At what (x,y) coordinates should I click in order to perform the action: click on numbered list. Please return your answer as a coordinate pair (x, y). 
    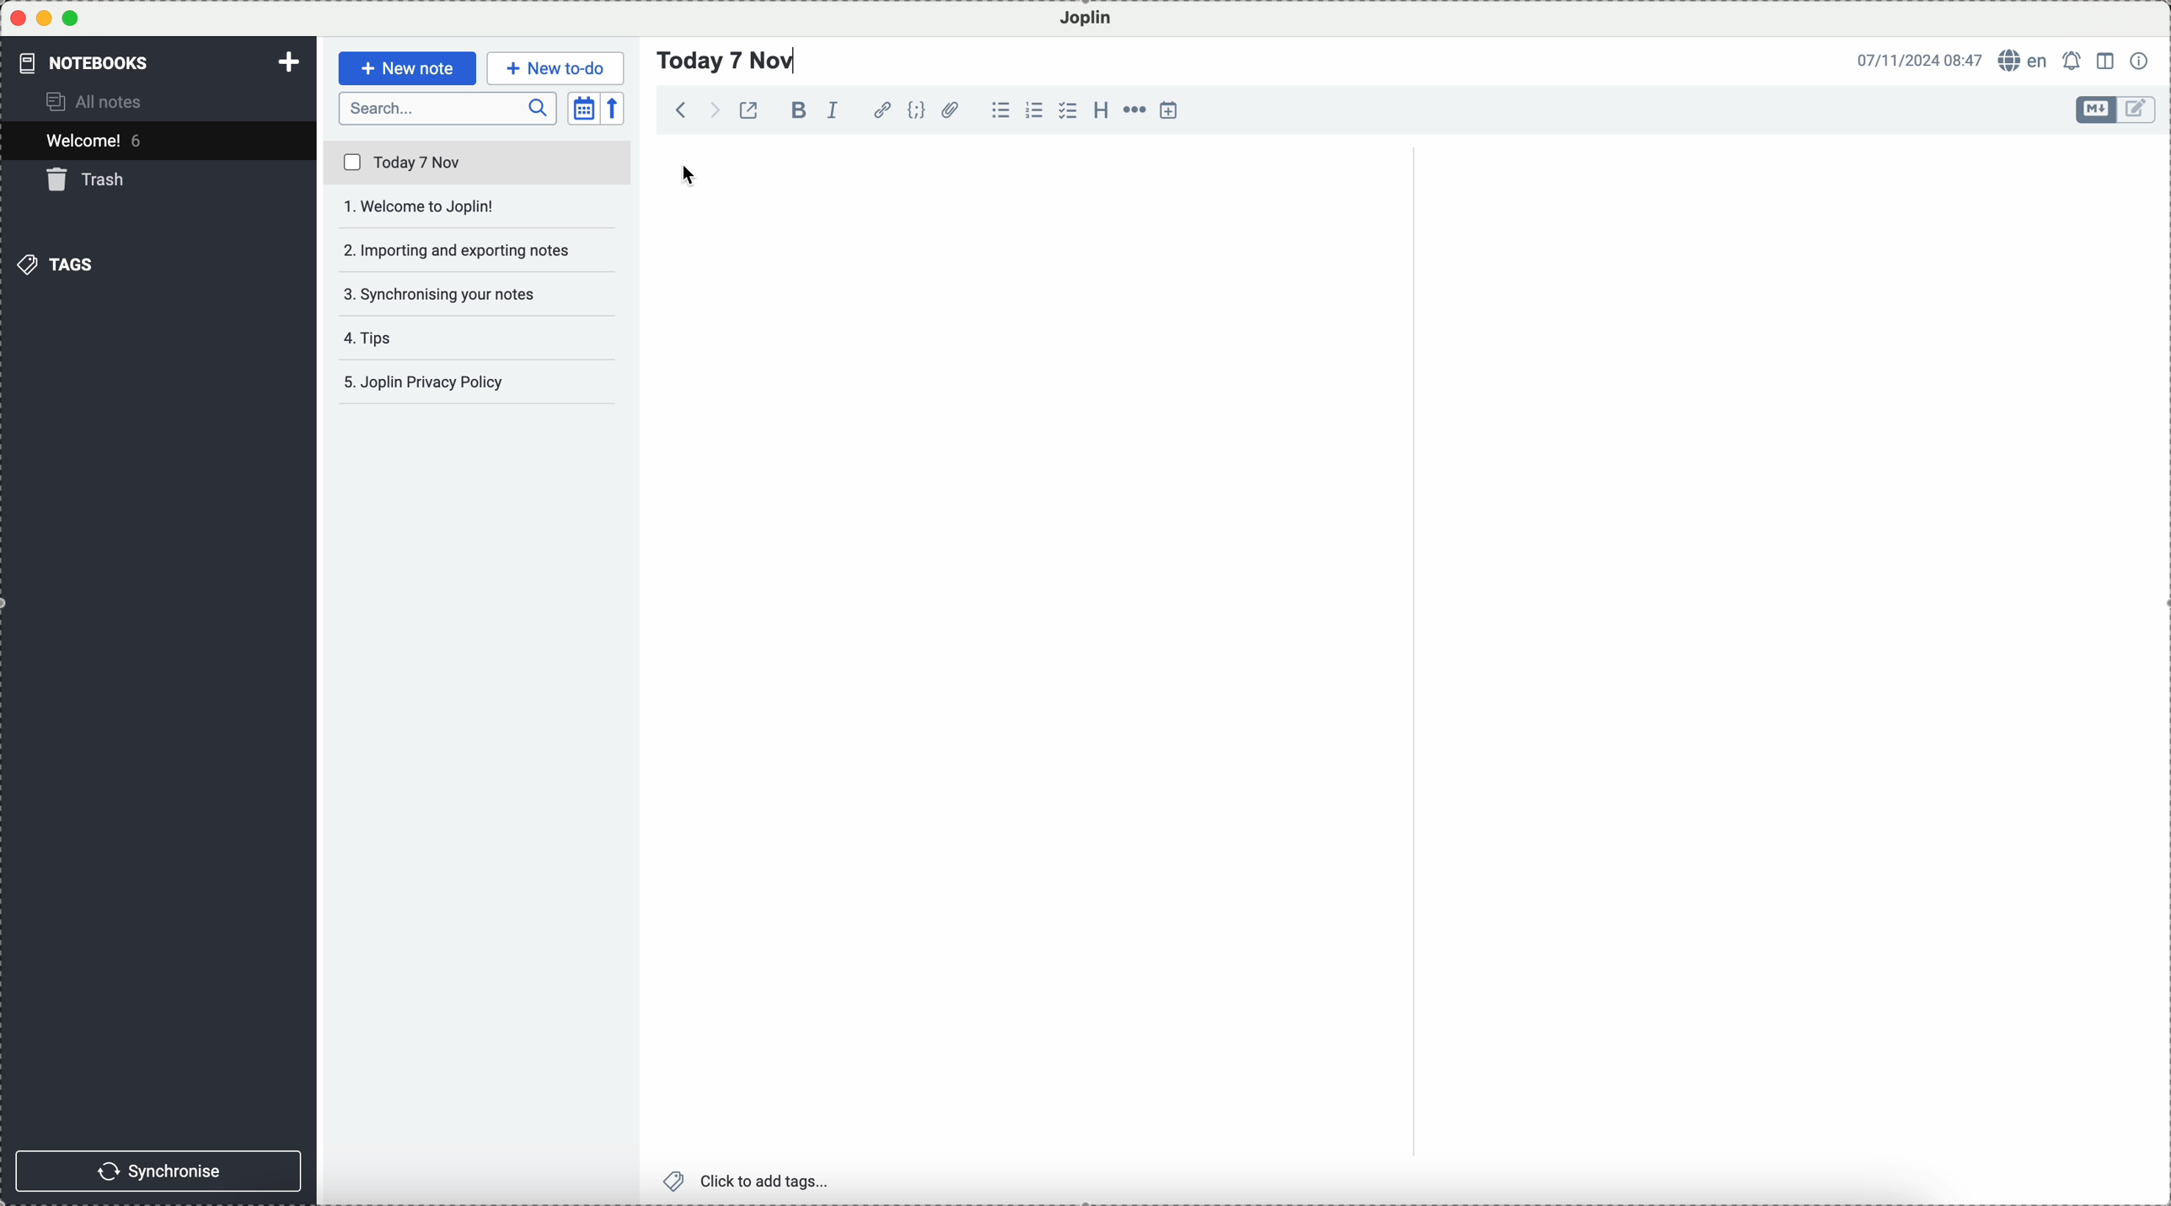
    Looking at the image, I should click on (1034, 110).